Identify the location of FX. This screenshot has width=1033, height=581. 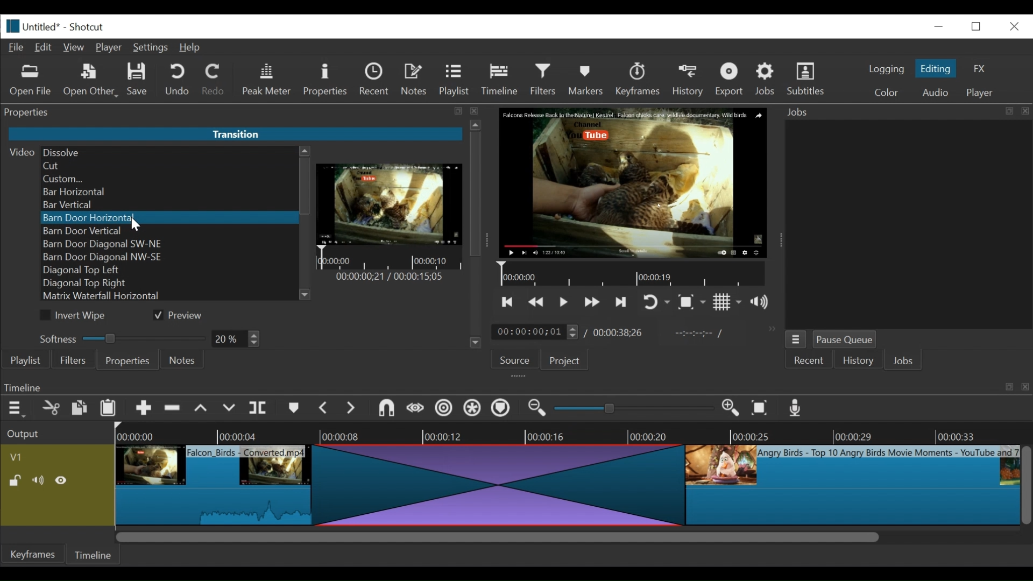
(980, 69).